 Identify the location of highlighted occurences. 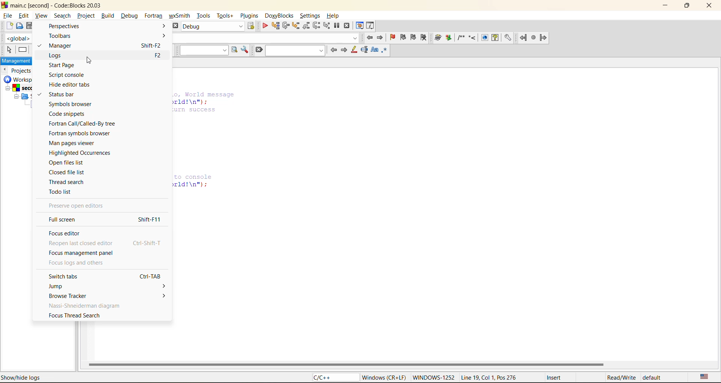
(82, 153).